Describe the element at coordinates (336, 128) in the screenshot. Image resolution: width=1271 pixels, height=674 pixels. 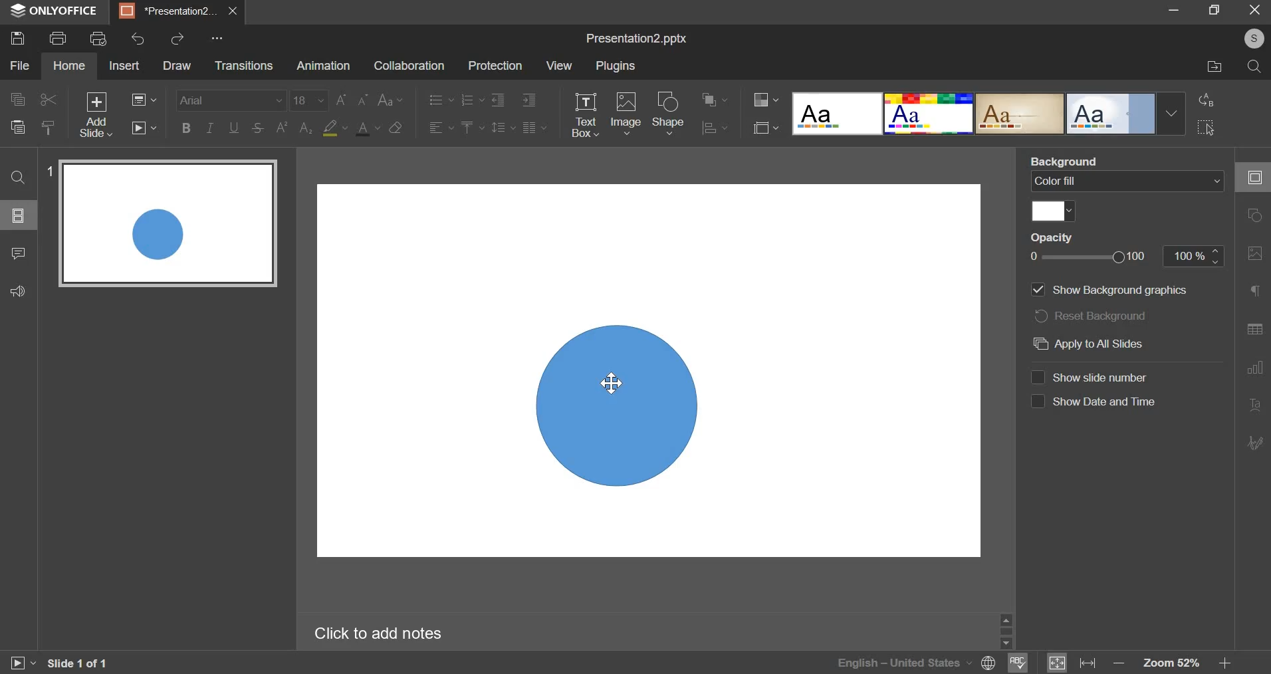
I see `highlight color` at that location.